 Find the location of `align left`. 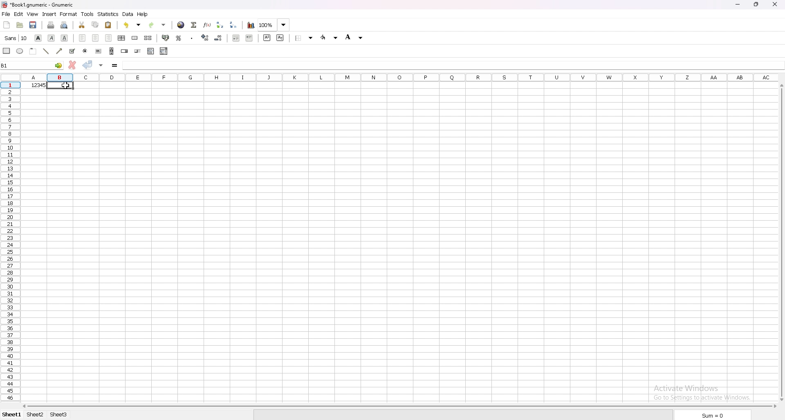

align left is located at coordinates (83, 38).